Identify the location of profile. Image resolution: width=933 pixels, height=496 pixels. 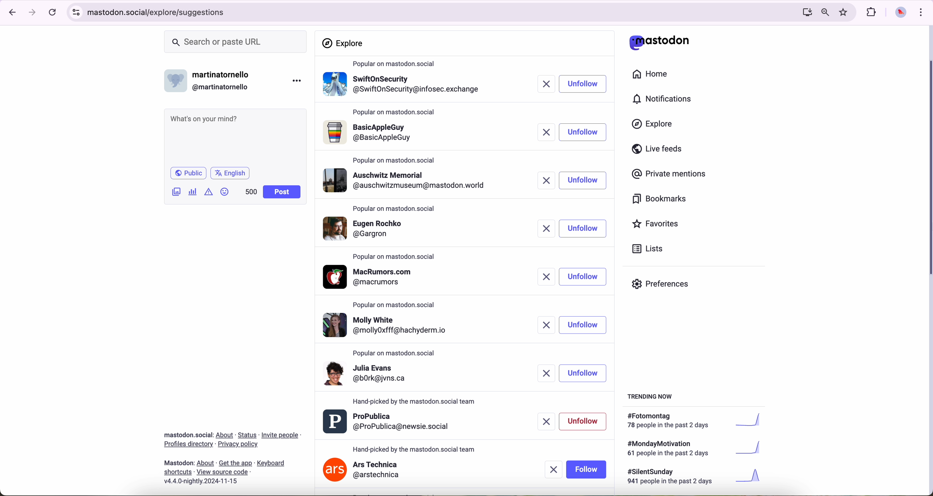
(403, 230).